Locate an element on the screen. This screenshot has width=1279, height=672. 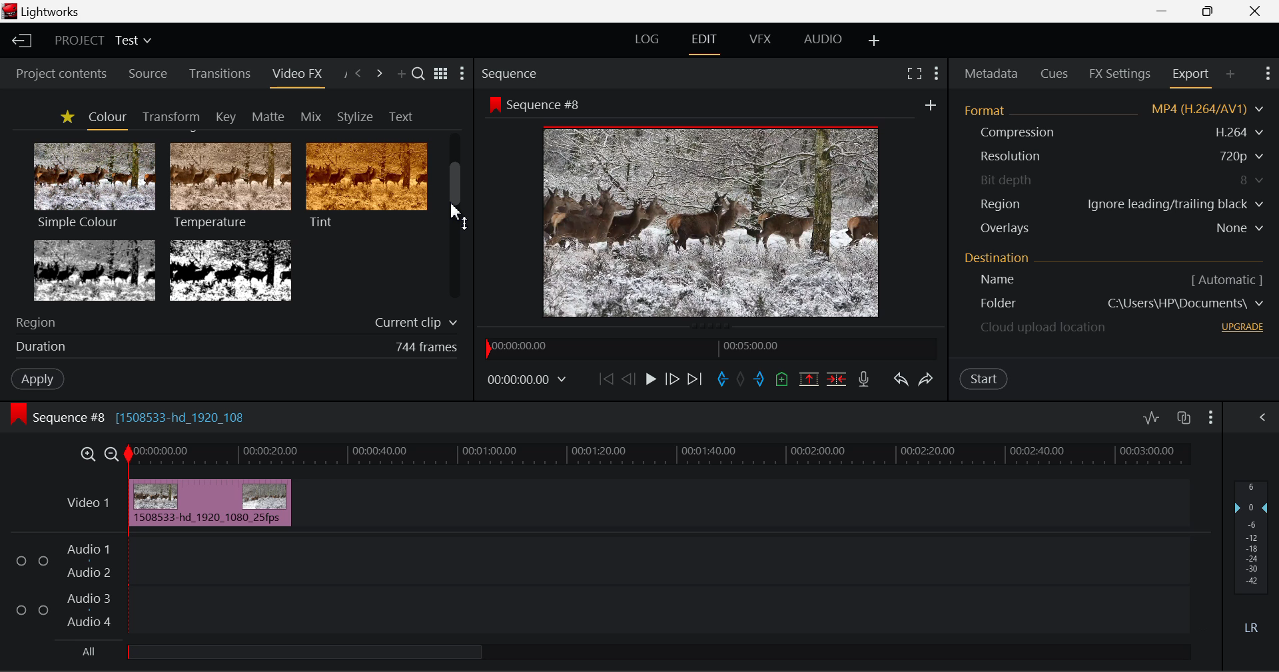
Checkbox is located at coordinates (44, 560).